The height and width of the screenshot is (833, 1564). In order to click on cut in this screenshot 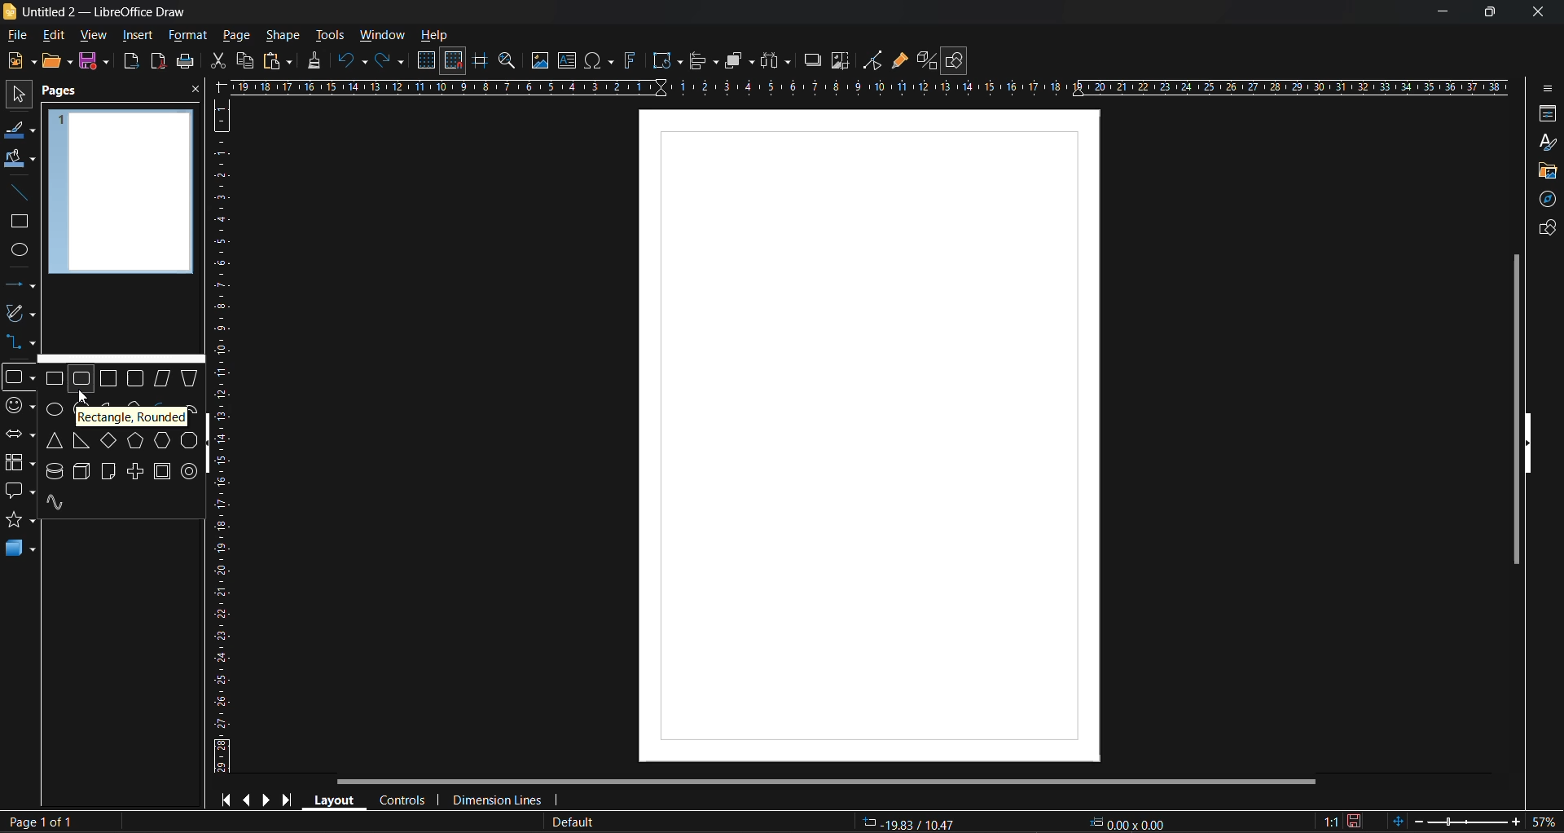, I will do `click(220, 61)`.